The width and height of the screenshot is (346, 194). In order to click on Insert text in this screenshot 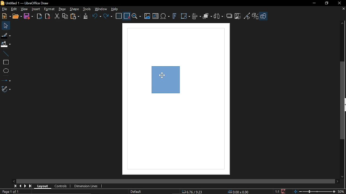, I will do `click(155, 16)`.